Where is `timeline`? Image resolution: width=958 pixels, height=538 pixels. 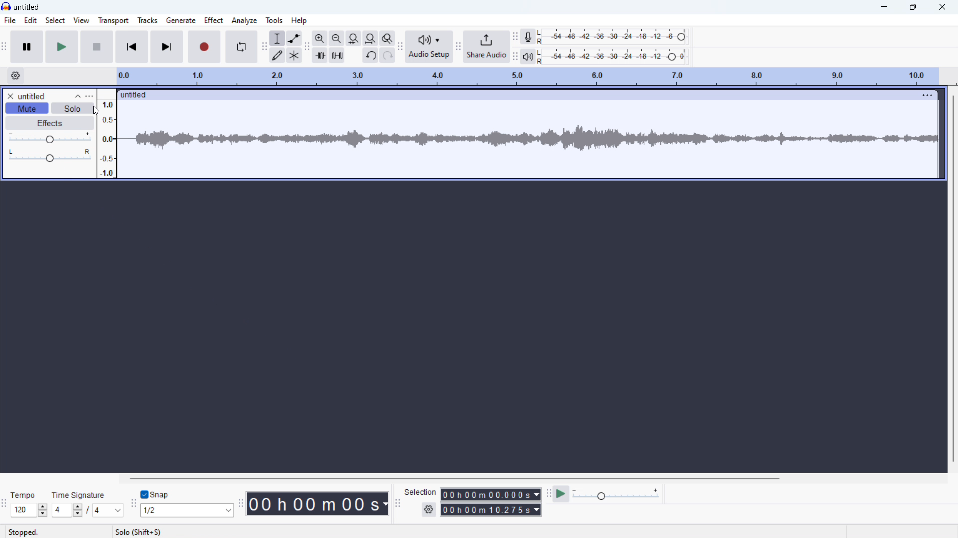
timeline is located at coordinates (527, 76).